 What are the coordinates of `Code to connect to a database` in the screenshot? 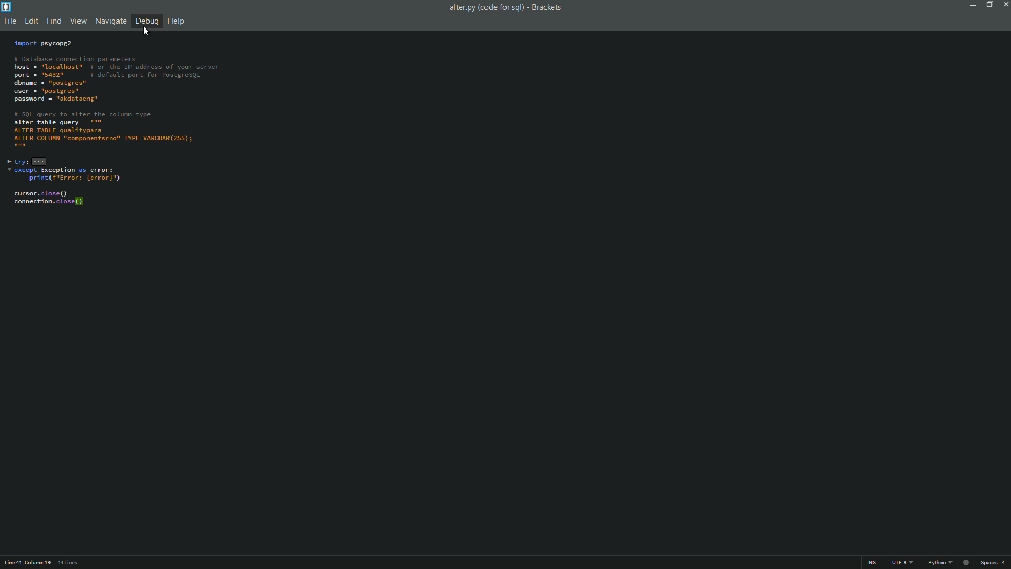 It's located at (118, 126).